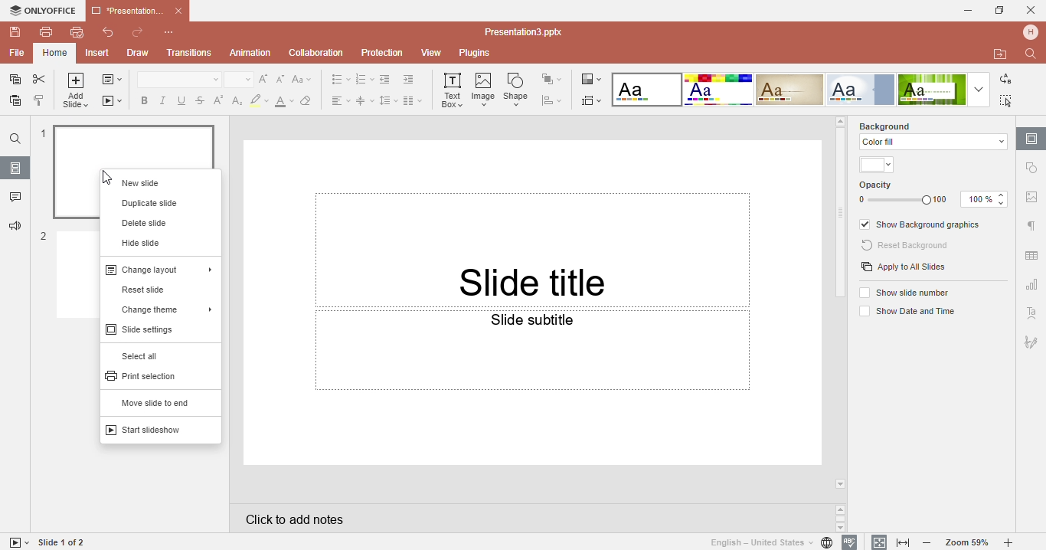 The image size is (1046, 550). I want to click on Undo, so click(103, 34).